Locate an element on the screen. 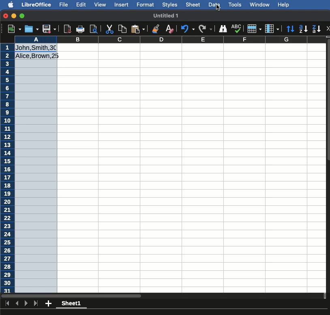  Scroll is located at coordinates (328, 172).